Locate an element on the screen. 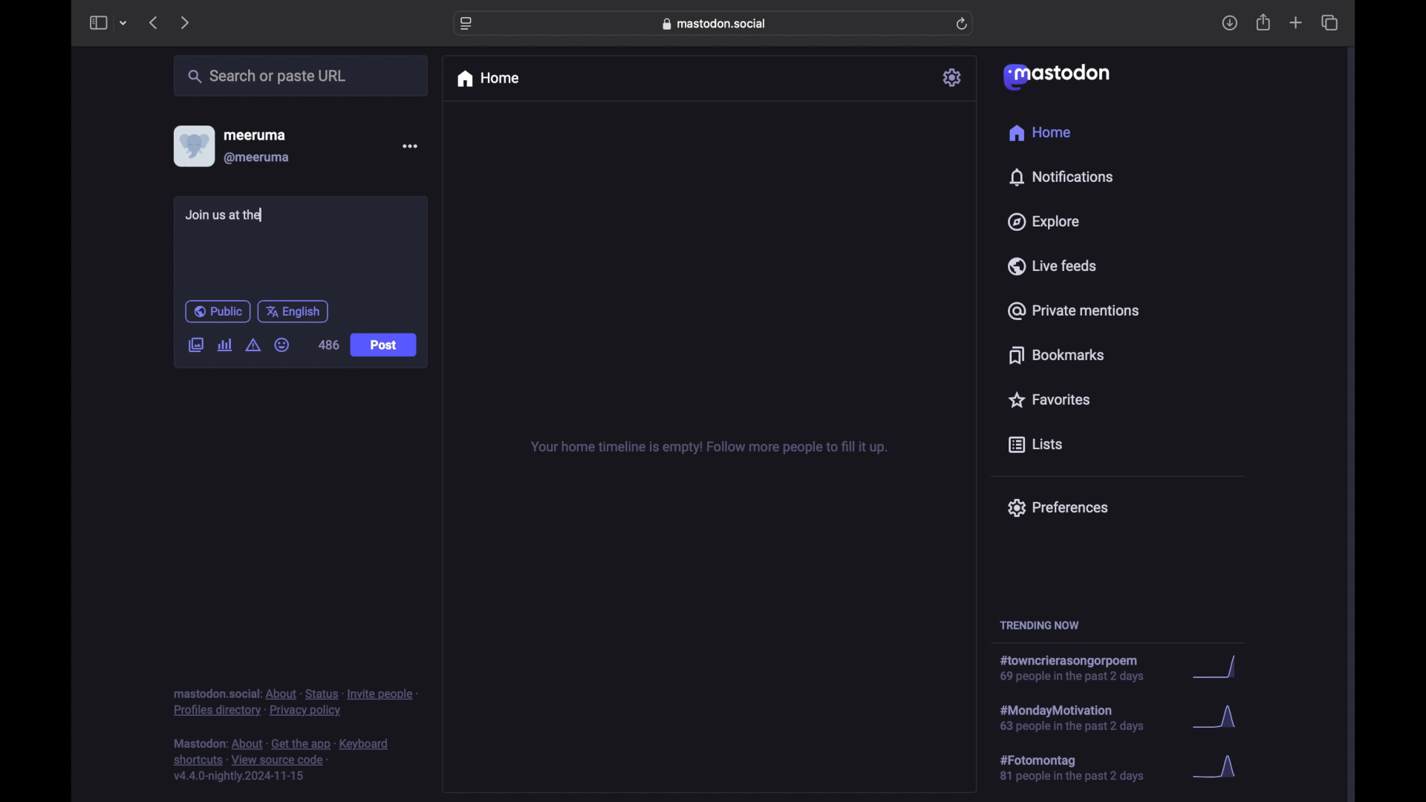 This screenshot has width=1426, height=802. english is located at coordinates (293, 311).